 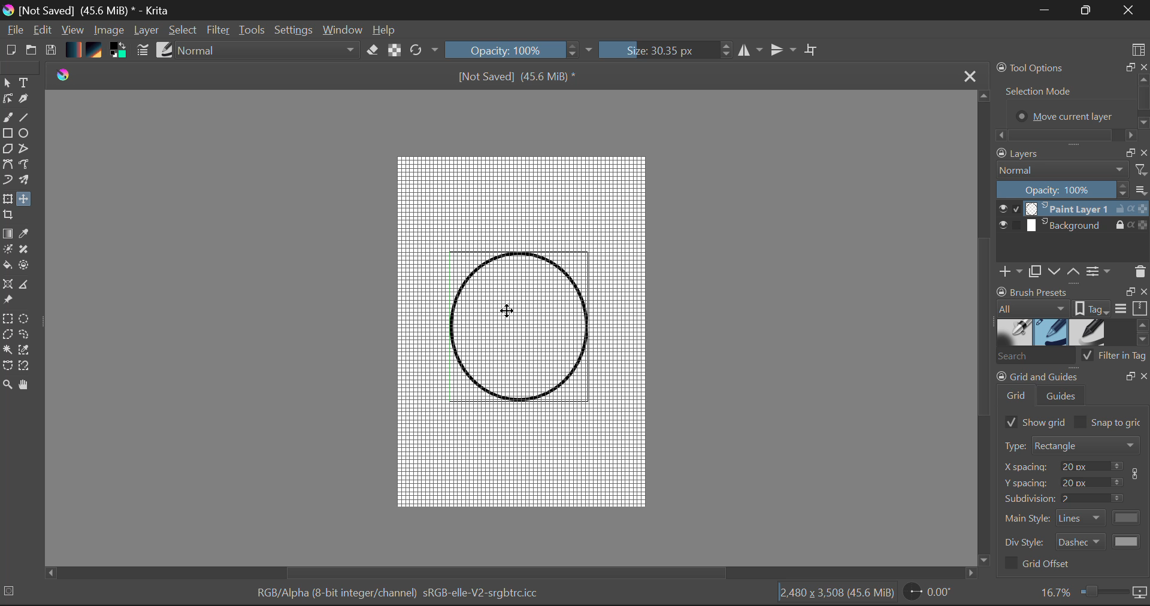 I want to click on Close, so click(x=970, y=75).